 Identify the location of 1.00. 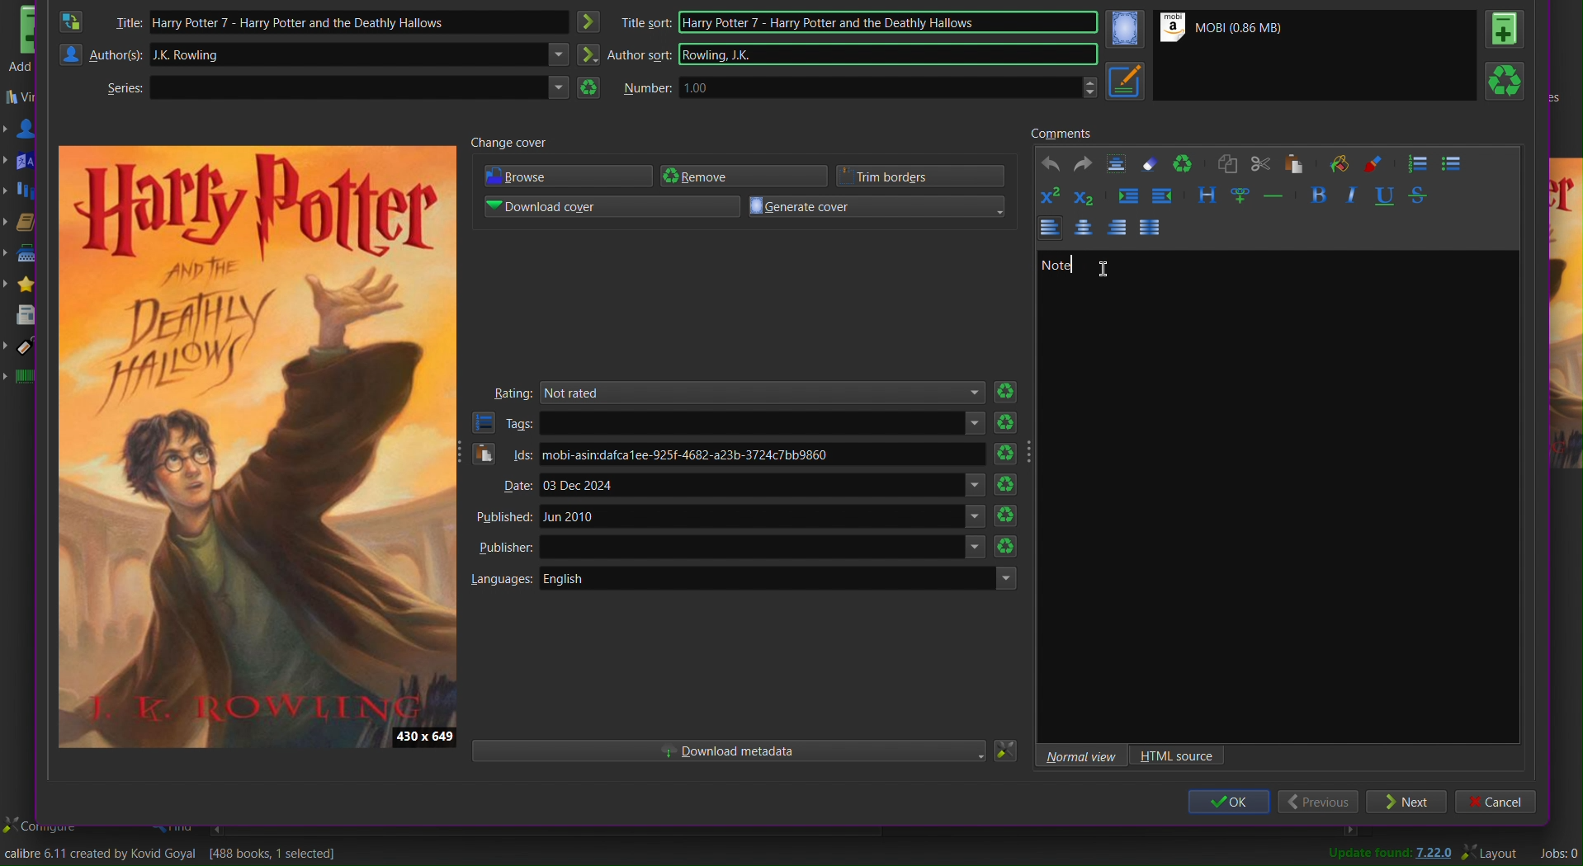
(890, 87).